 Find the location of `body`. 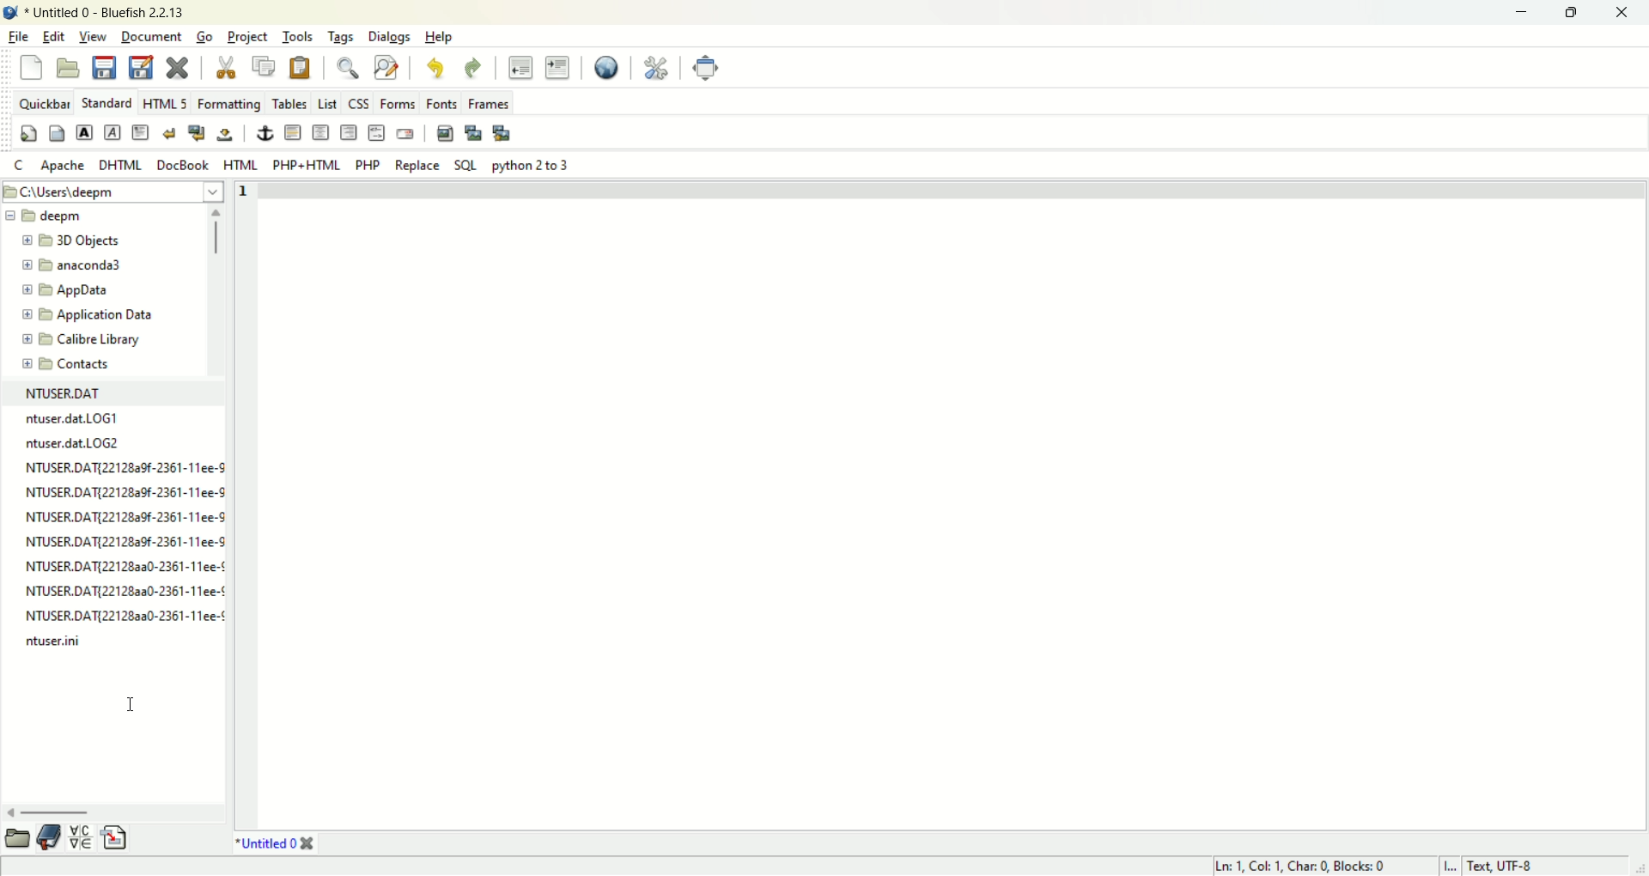

body is located at coordinates (58, 132).